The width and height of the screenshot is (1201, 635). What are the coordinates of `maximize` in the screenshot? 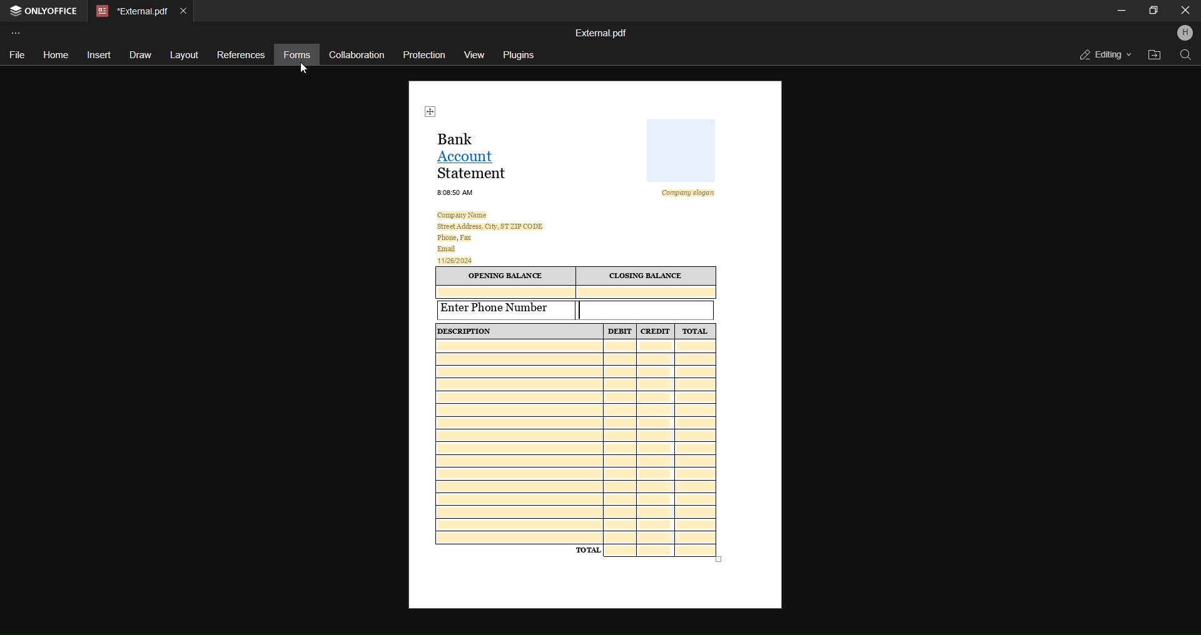 It's located at (1150, 12).